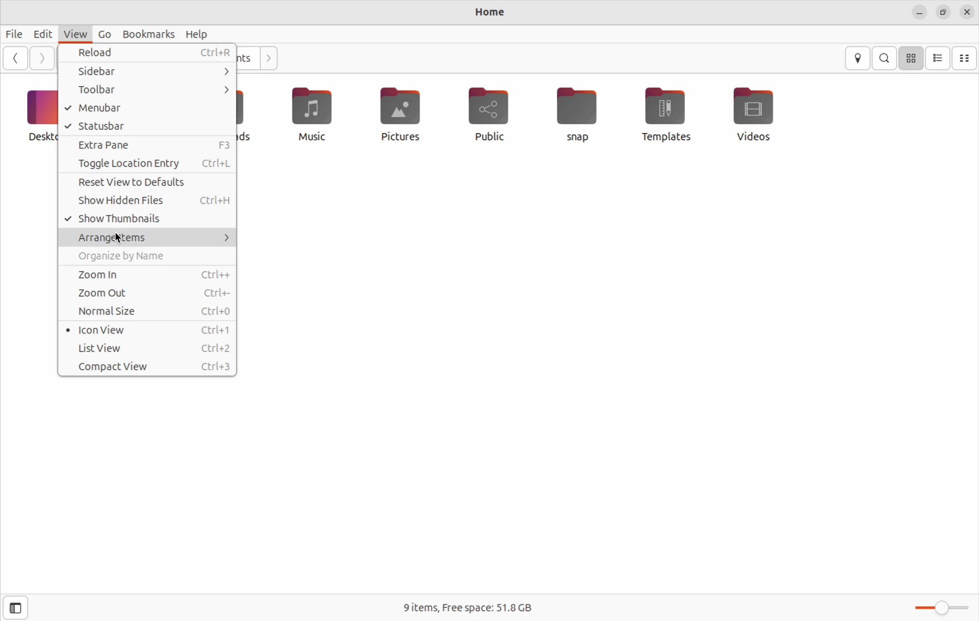 This screenshot has width=979, height=621. Describe the element at coordinates (16, 58) in the screenshot. I see `Go back` at that location.